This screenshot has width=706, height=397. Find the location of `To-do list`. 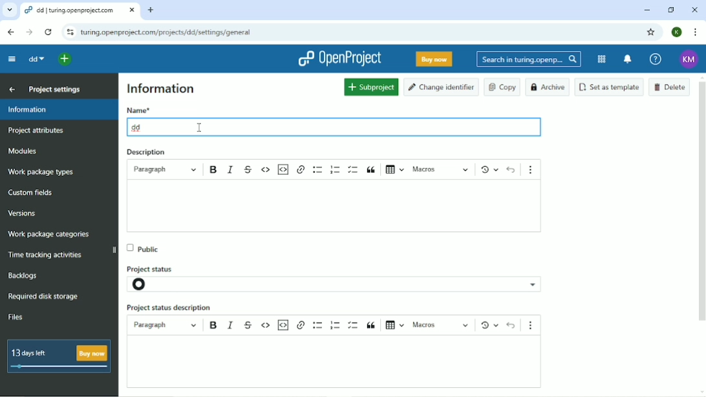

To-do list is located at coordinates (355, 169).